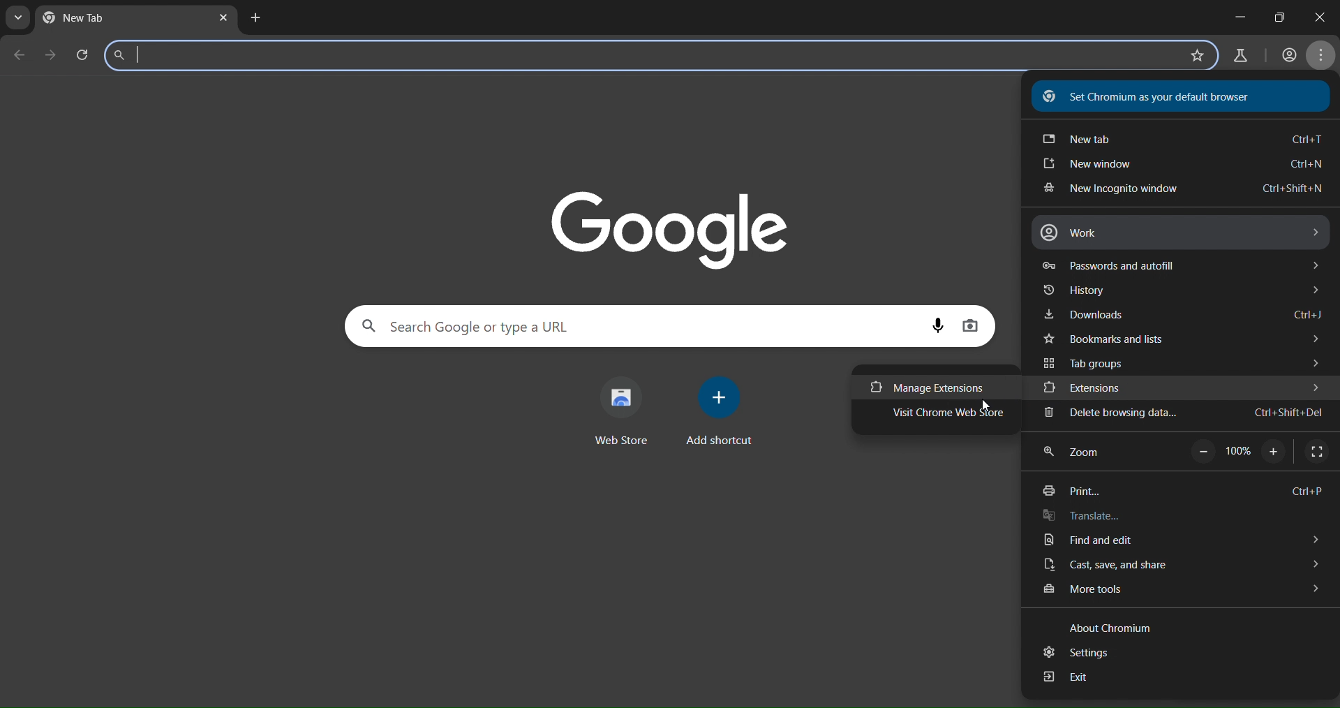 This screenshot has width=1340, height=708. Describe the element at coordinates (1275, 17) in the screenshot. I see `maximize` at that location.